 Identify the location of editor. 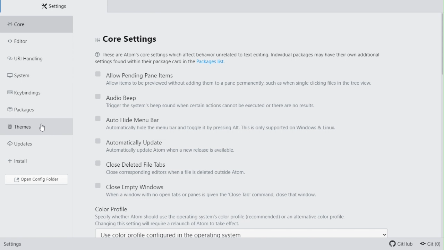
(26, 42).